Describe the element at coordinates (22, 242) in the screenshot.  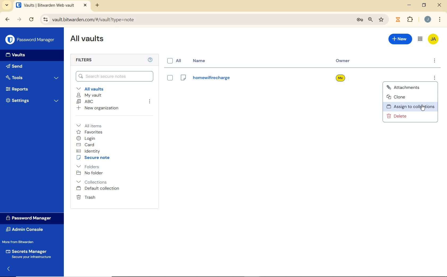
I see `More from Bitwarden` at that location.